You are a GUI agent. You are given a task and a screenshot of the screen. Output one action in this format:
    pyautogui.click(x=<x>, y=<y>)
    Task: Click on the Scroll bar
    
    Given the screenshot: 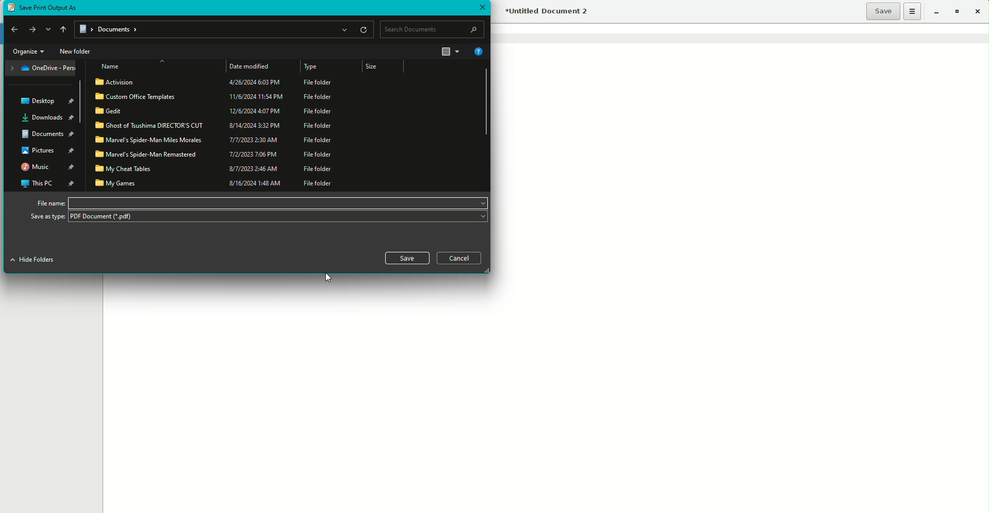 What is the action you would take?
    pyautogui.click(x=484, y=101)
    